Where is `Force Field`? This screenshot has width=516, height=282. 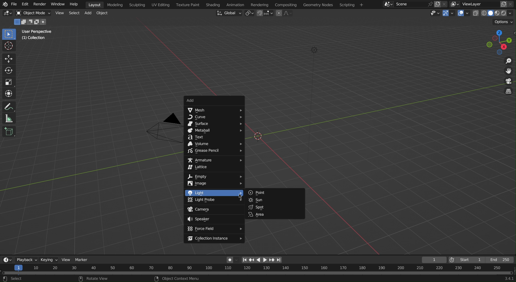 Force Field is located at coordinates (214, 229).